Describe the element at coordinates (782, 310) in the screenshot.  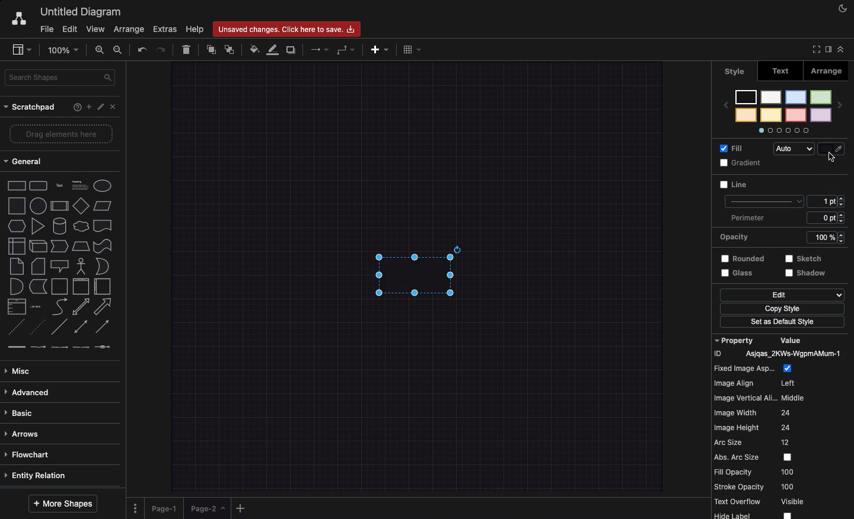
I see `Copy style` at that location.